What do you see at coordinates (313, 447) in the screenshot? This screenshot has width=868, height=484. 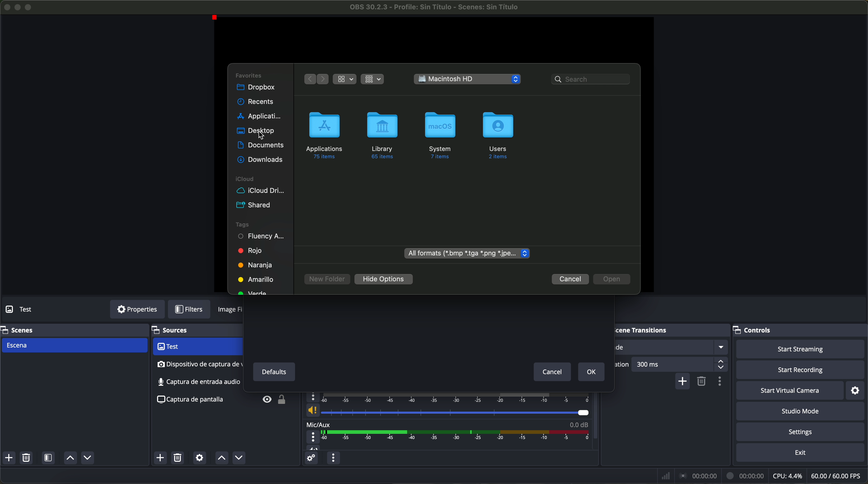 I see `vol` at bounding box center [313, 447].